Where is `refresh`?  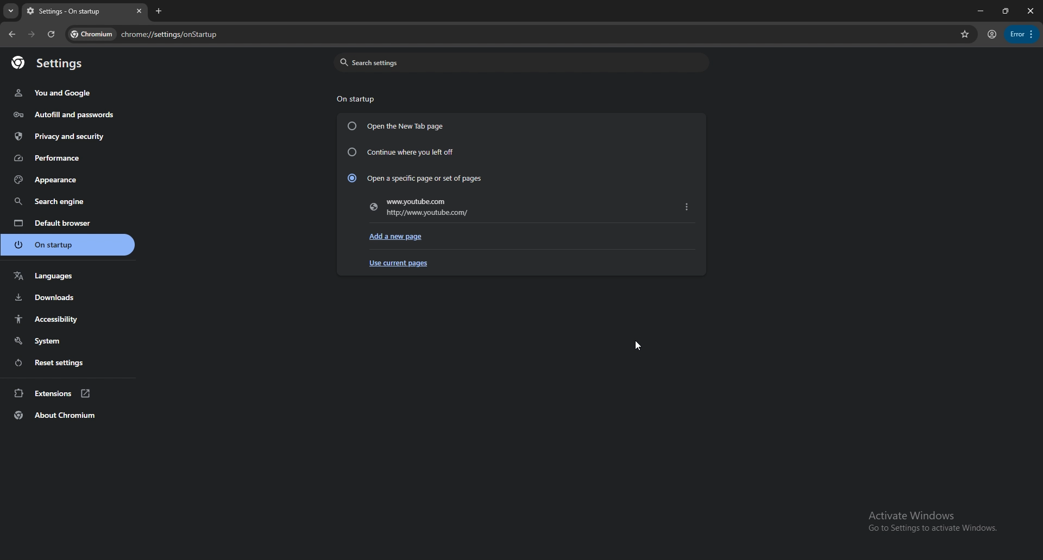 refresh is located at coordinates (51, 34).